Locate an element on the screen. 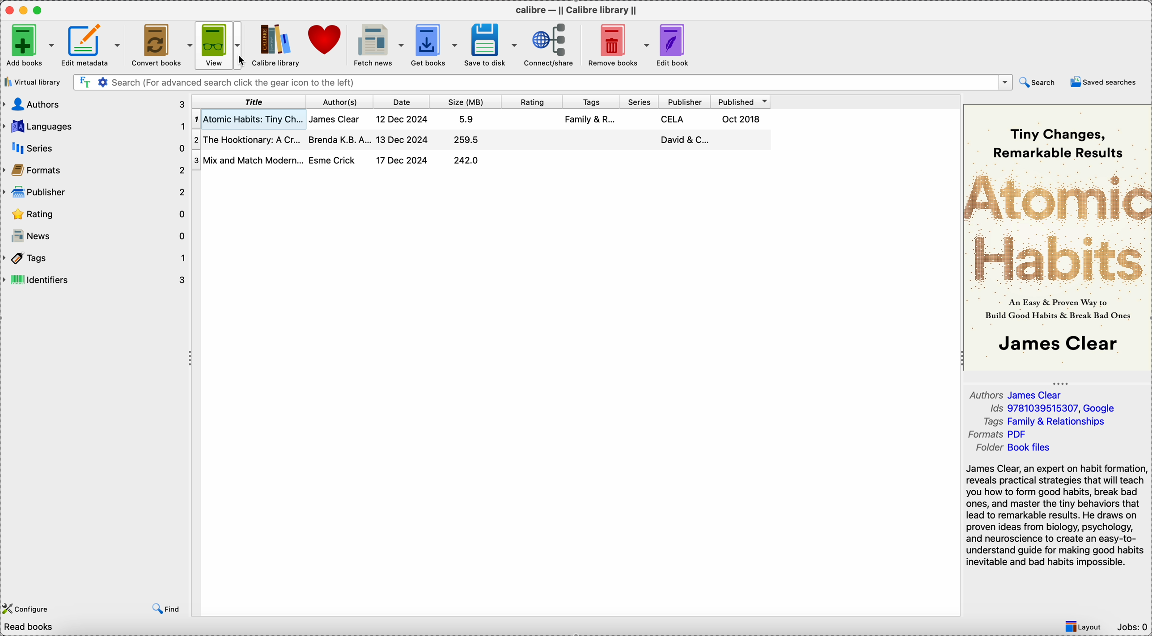 The height and width of the screenshot is (636, 1152). series is located at coordinates (640, 101).